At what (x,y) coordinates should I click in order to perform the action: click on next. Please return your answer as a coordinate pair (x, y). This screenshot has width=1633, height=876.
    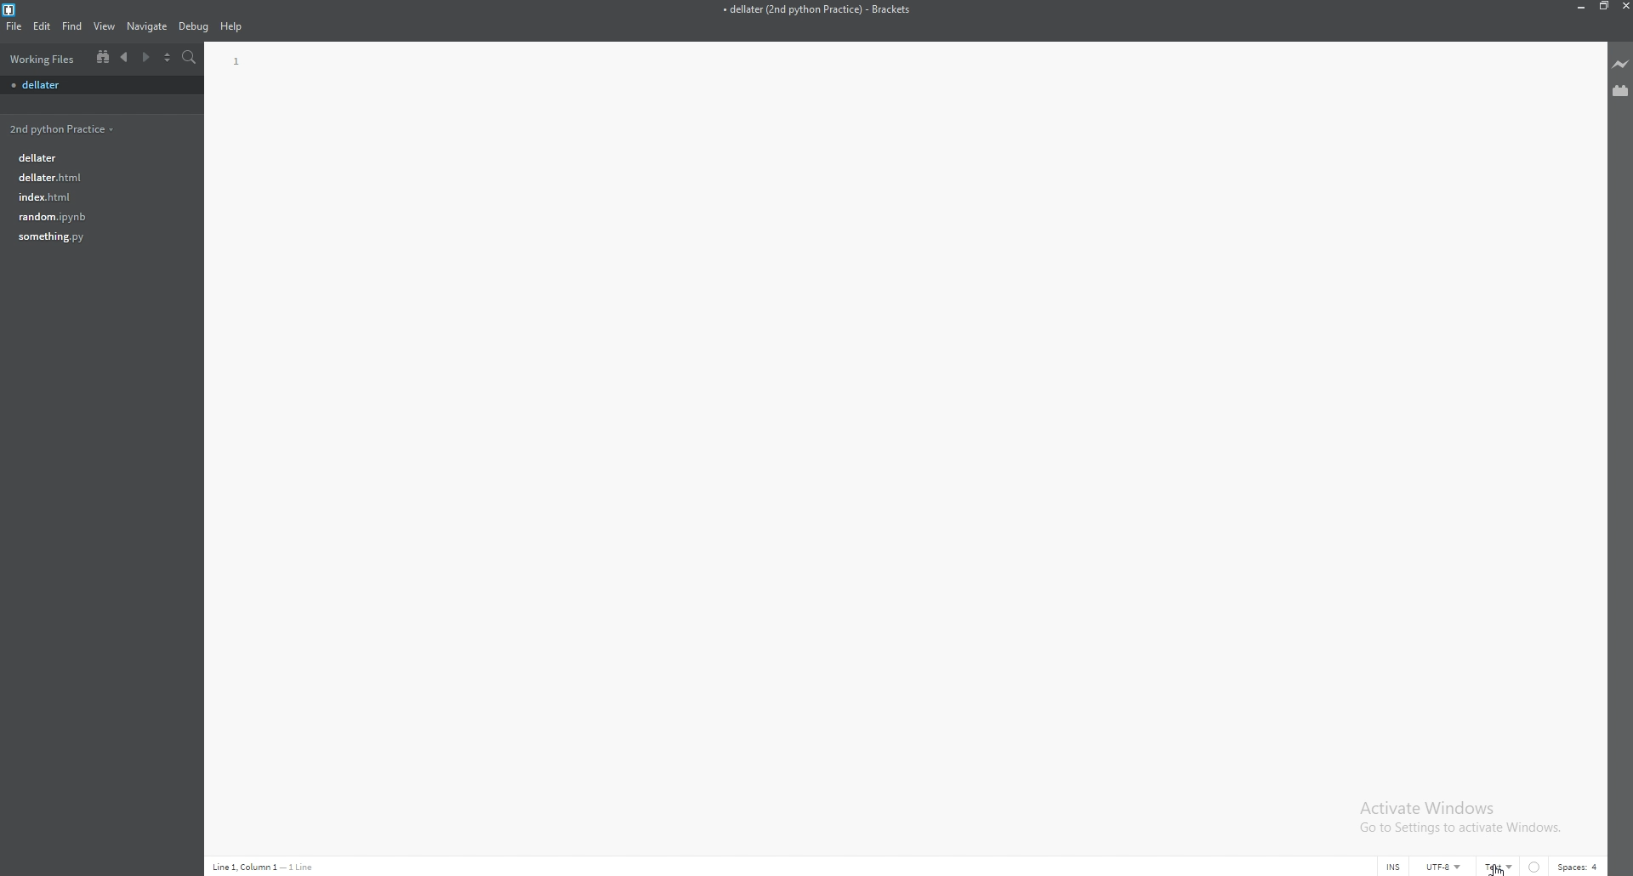
    Looking at the image, I should click on (147, 57).